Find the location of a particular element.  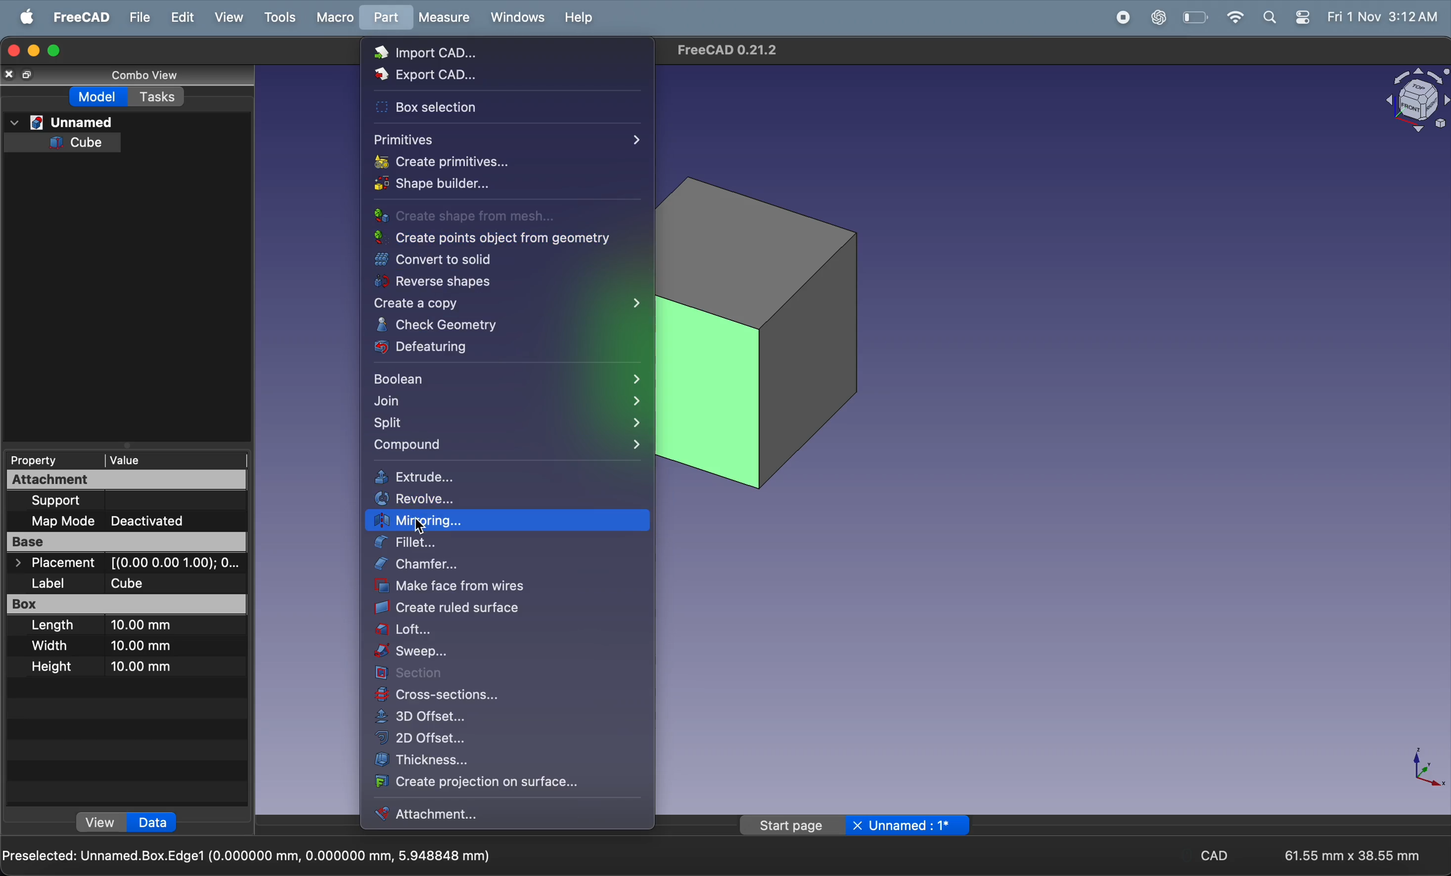

file is located at coordinates (137, 18).